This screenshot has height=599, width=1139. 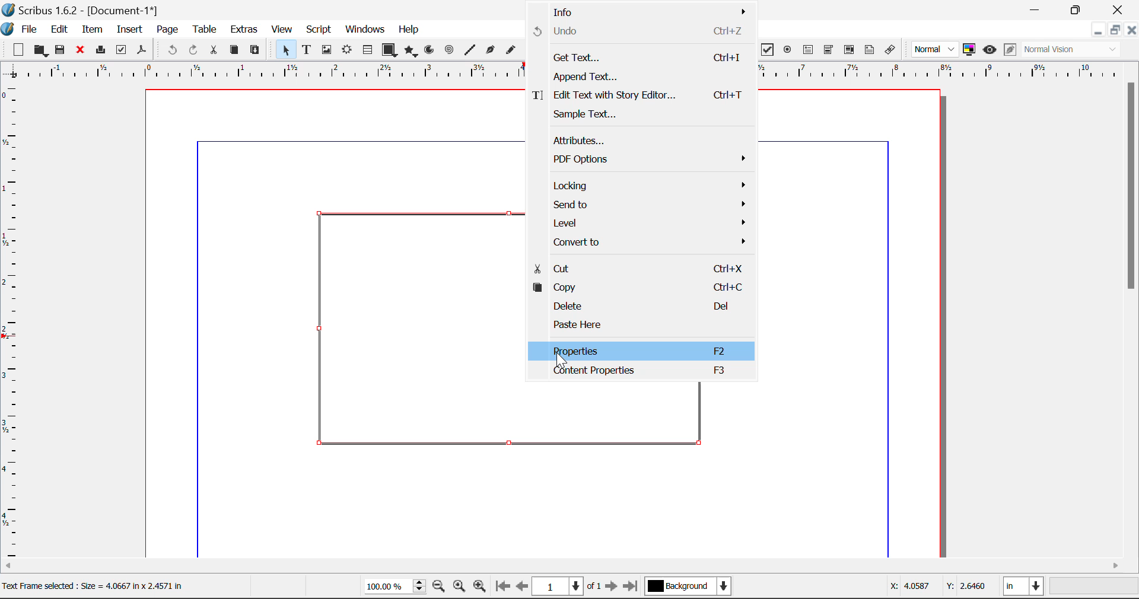 I want to click on New, so click(x=17, y=50).